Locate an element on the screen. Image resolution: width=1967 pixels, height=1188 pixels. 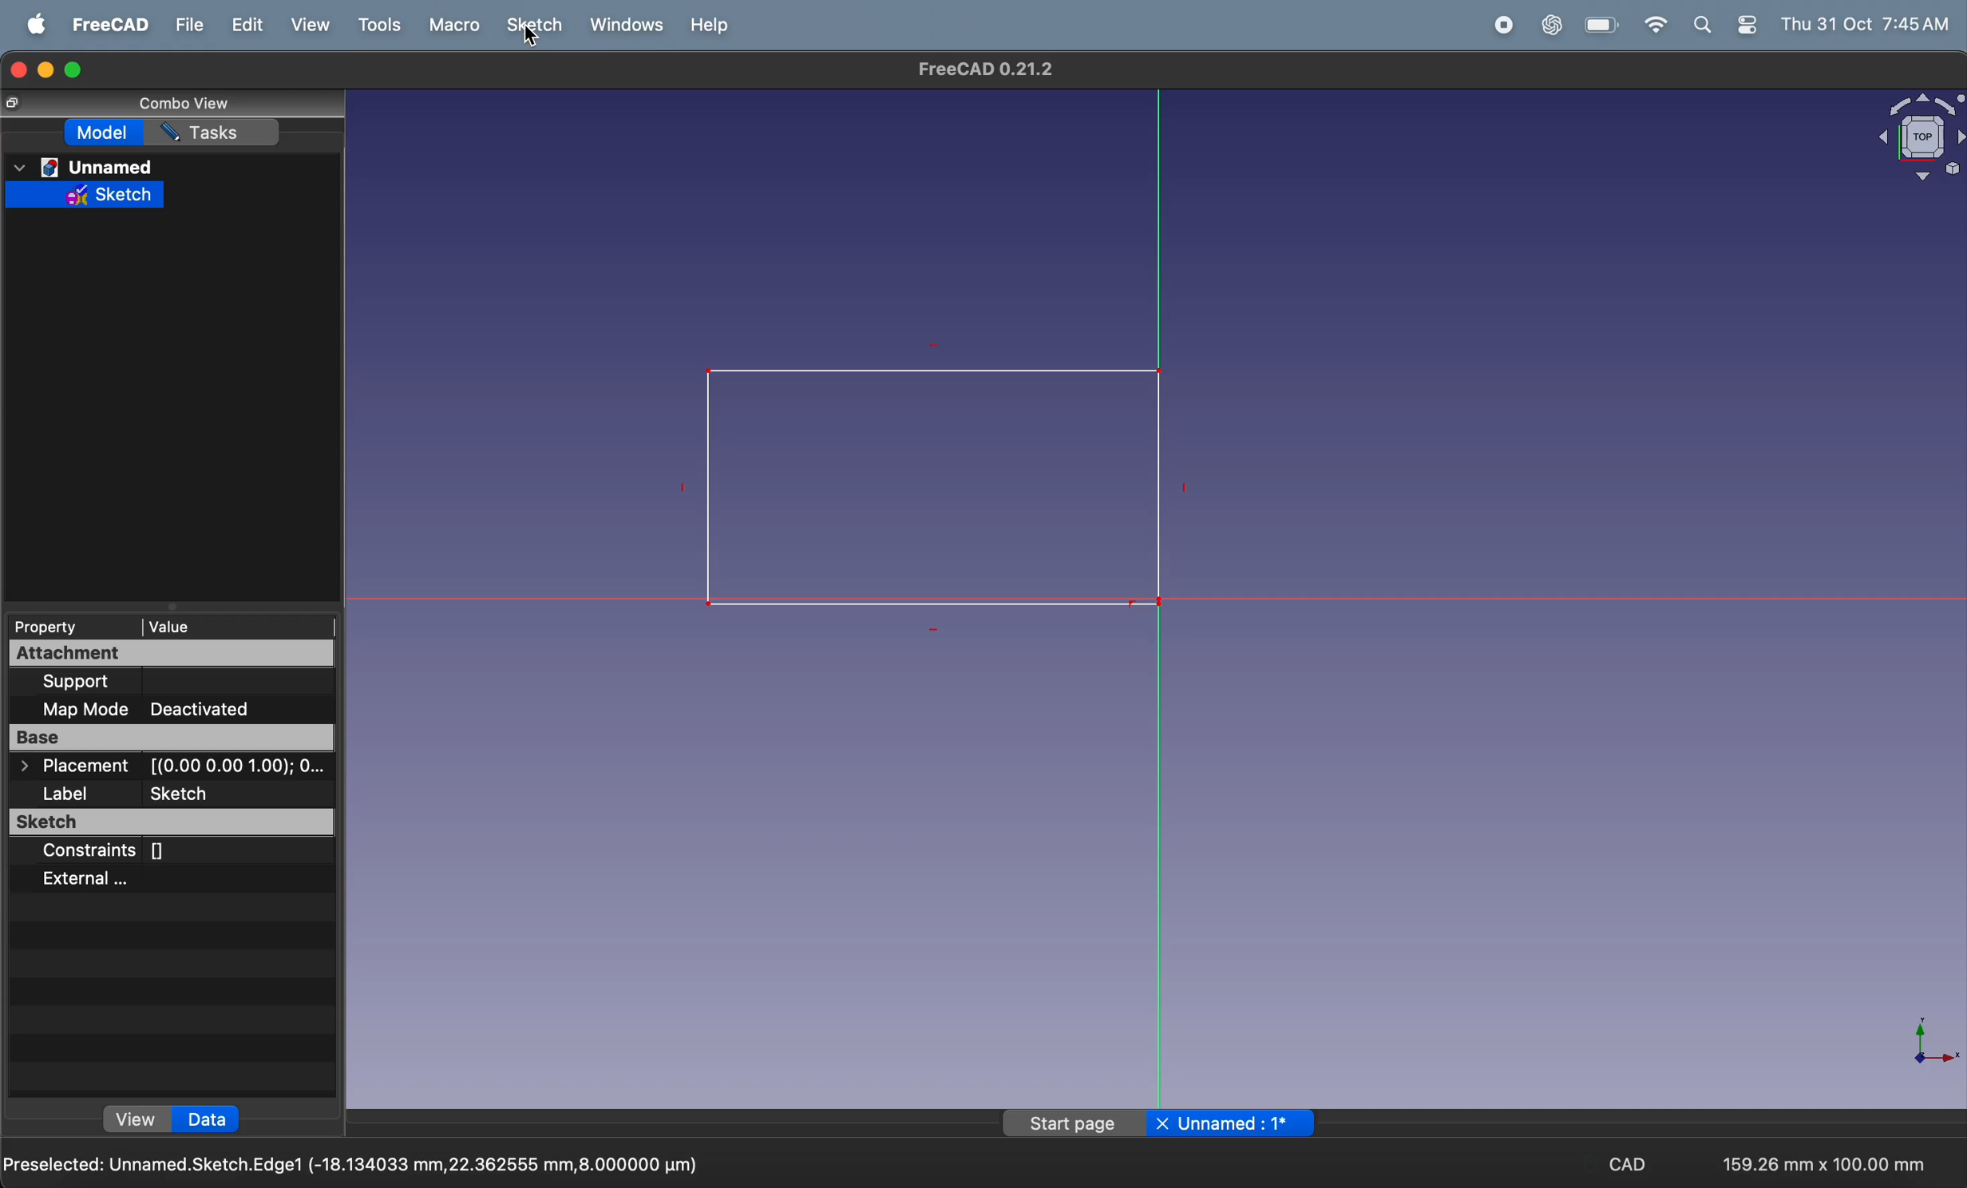
base is located at coordinates (172, 737).